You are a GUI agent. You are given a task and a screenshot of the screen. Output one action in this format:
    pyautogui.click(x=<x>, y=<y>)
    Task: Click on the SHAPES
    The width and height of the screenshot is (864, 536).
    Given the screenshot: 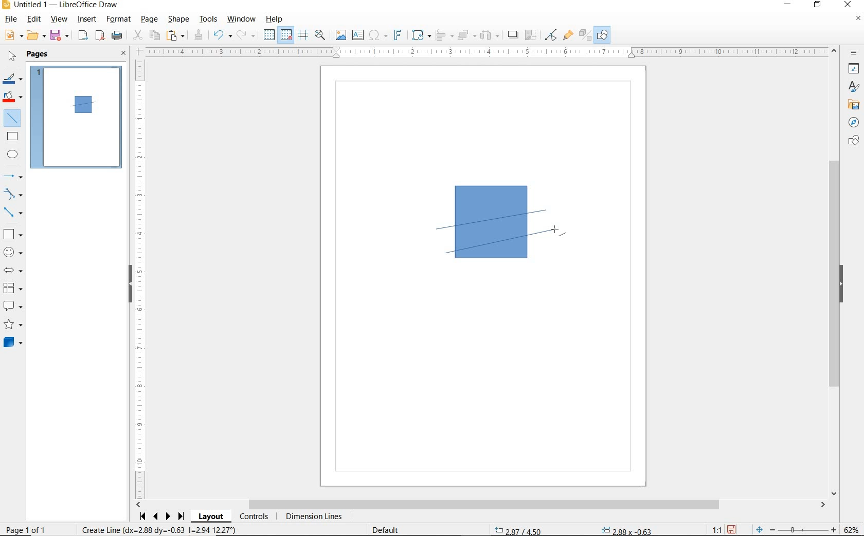 What is the action you would take?
    pyautogui.click(x=852, y=141)
    